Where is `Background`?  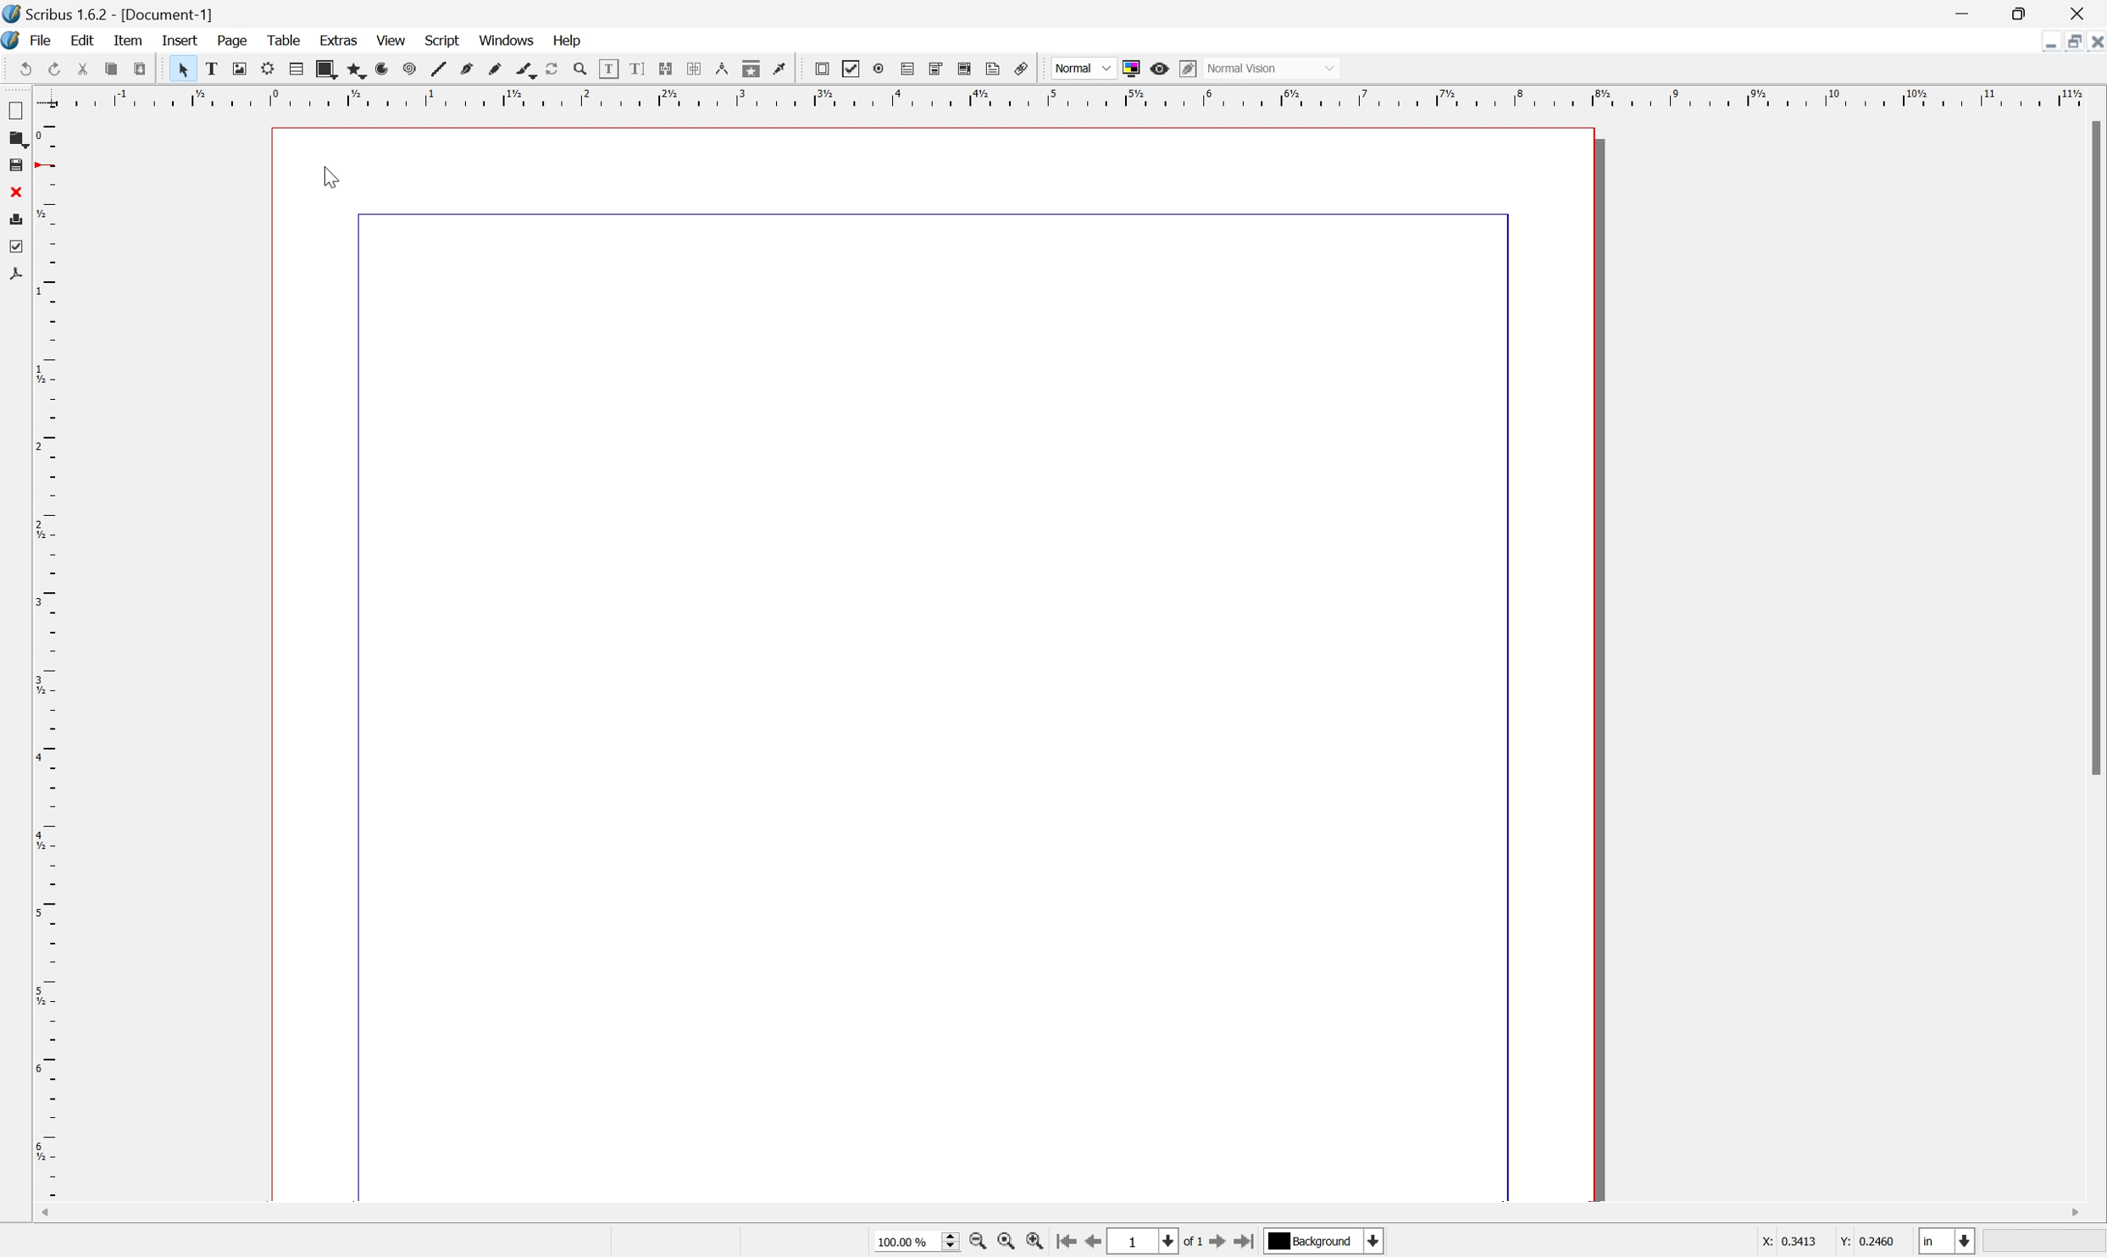 Background is located at coordinates (1323, 1242).